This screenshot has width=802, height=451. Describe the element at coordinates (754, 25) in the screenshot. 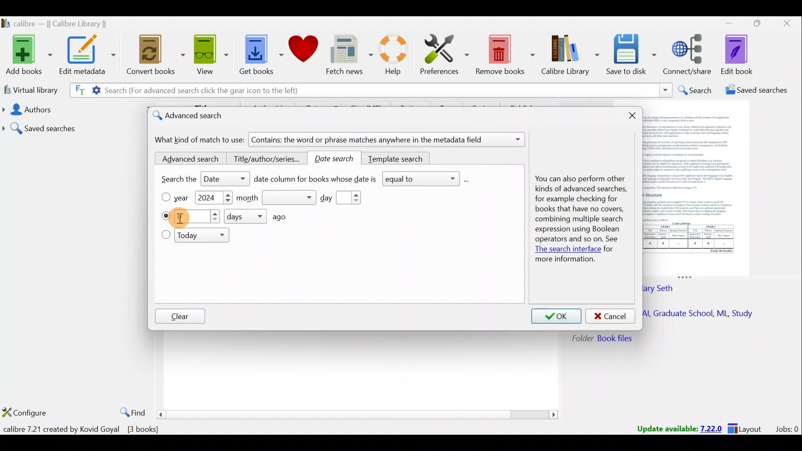

I see `Maximize` at that location.